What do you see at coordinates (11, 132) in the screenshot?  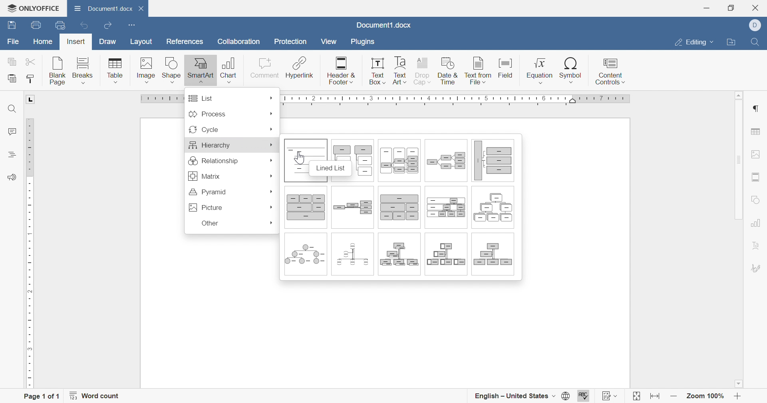 I see `Comments` at bounding box center [11, 132].